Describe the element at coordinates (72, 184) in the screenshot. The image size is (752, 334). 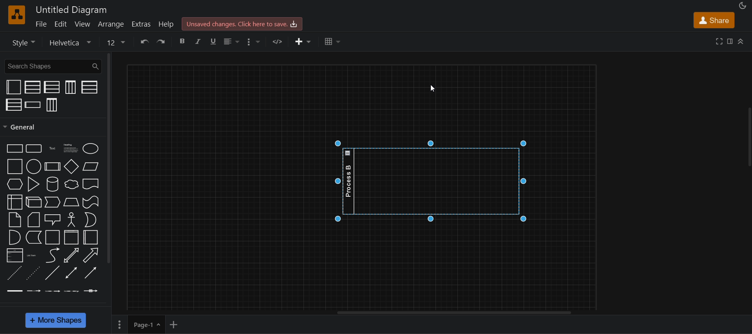
I see `cloud` at that location.